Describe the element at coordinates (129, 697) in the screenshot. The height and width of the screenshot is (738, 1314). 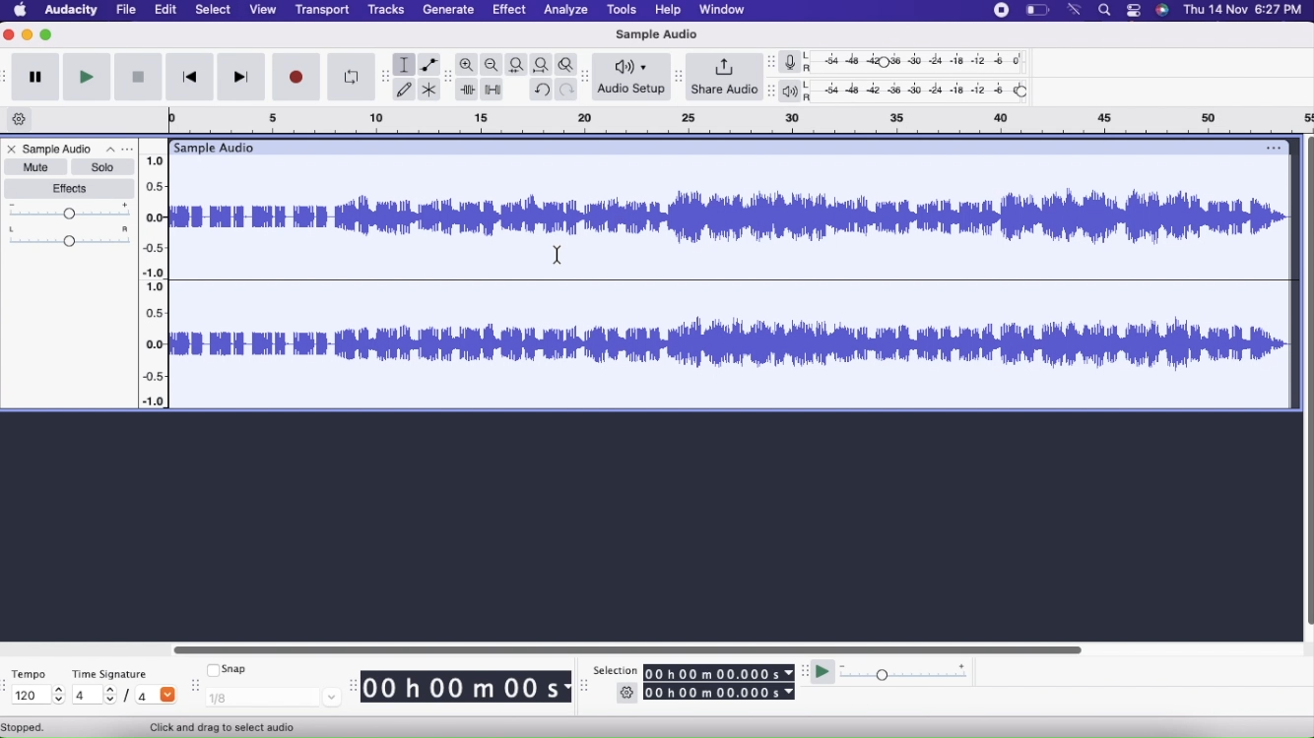
I see `/` at that location.